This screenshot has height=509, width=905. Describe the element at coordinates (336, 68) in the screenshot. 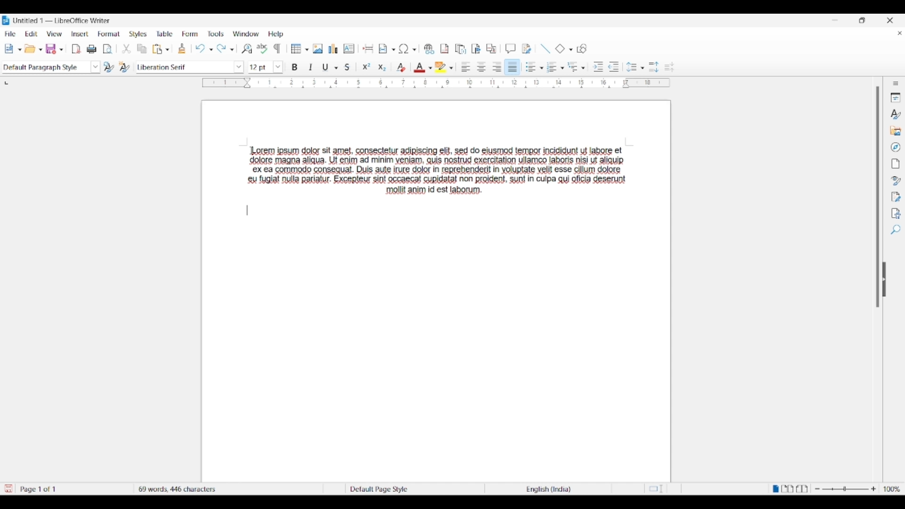

I see `Underline options` at that location.